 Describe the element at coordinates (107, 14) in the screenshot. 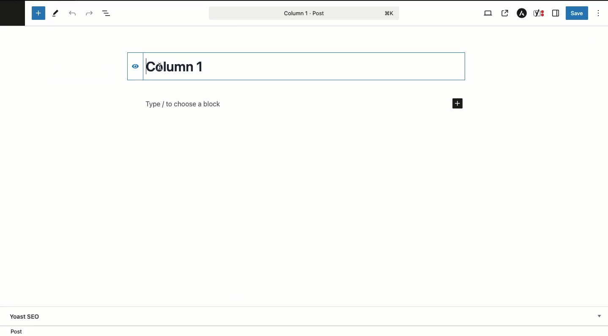

I see `Document overview` at that location.